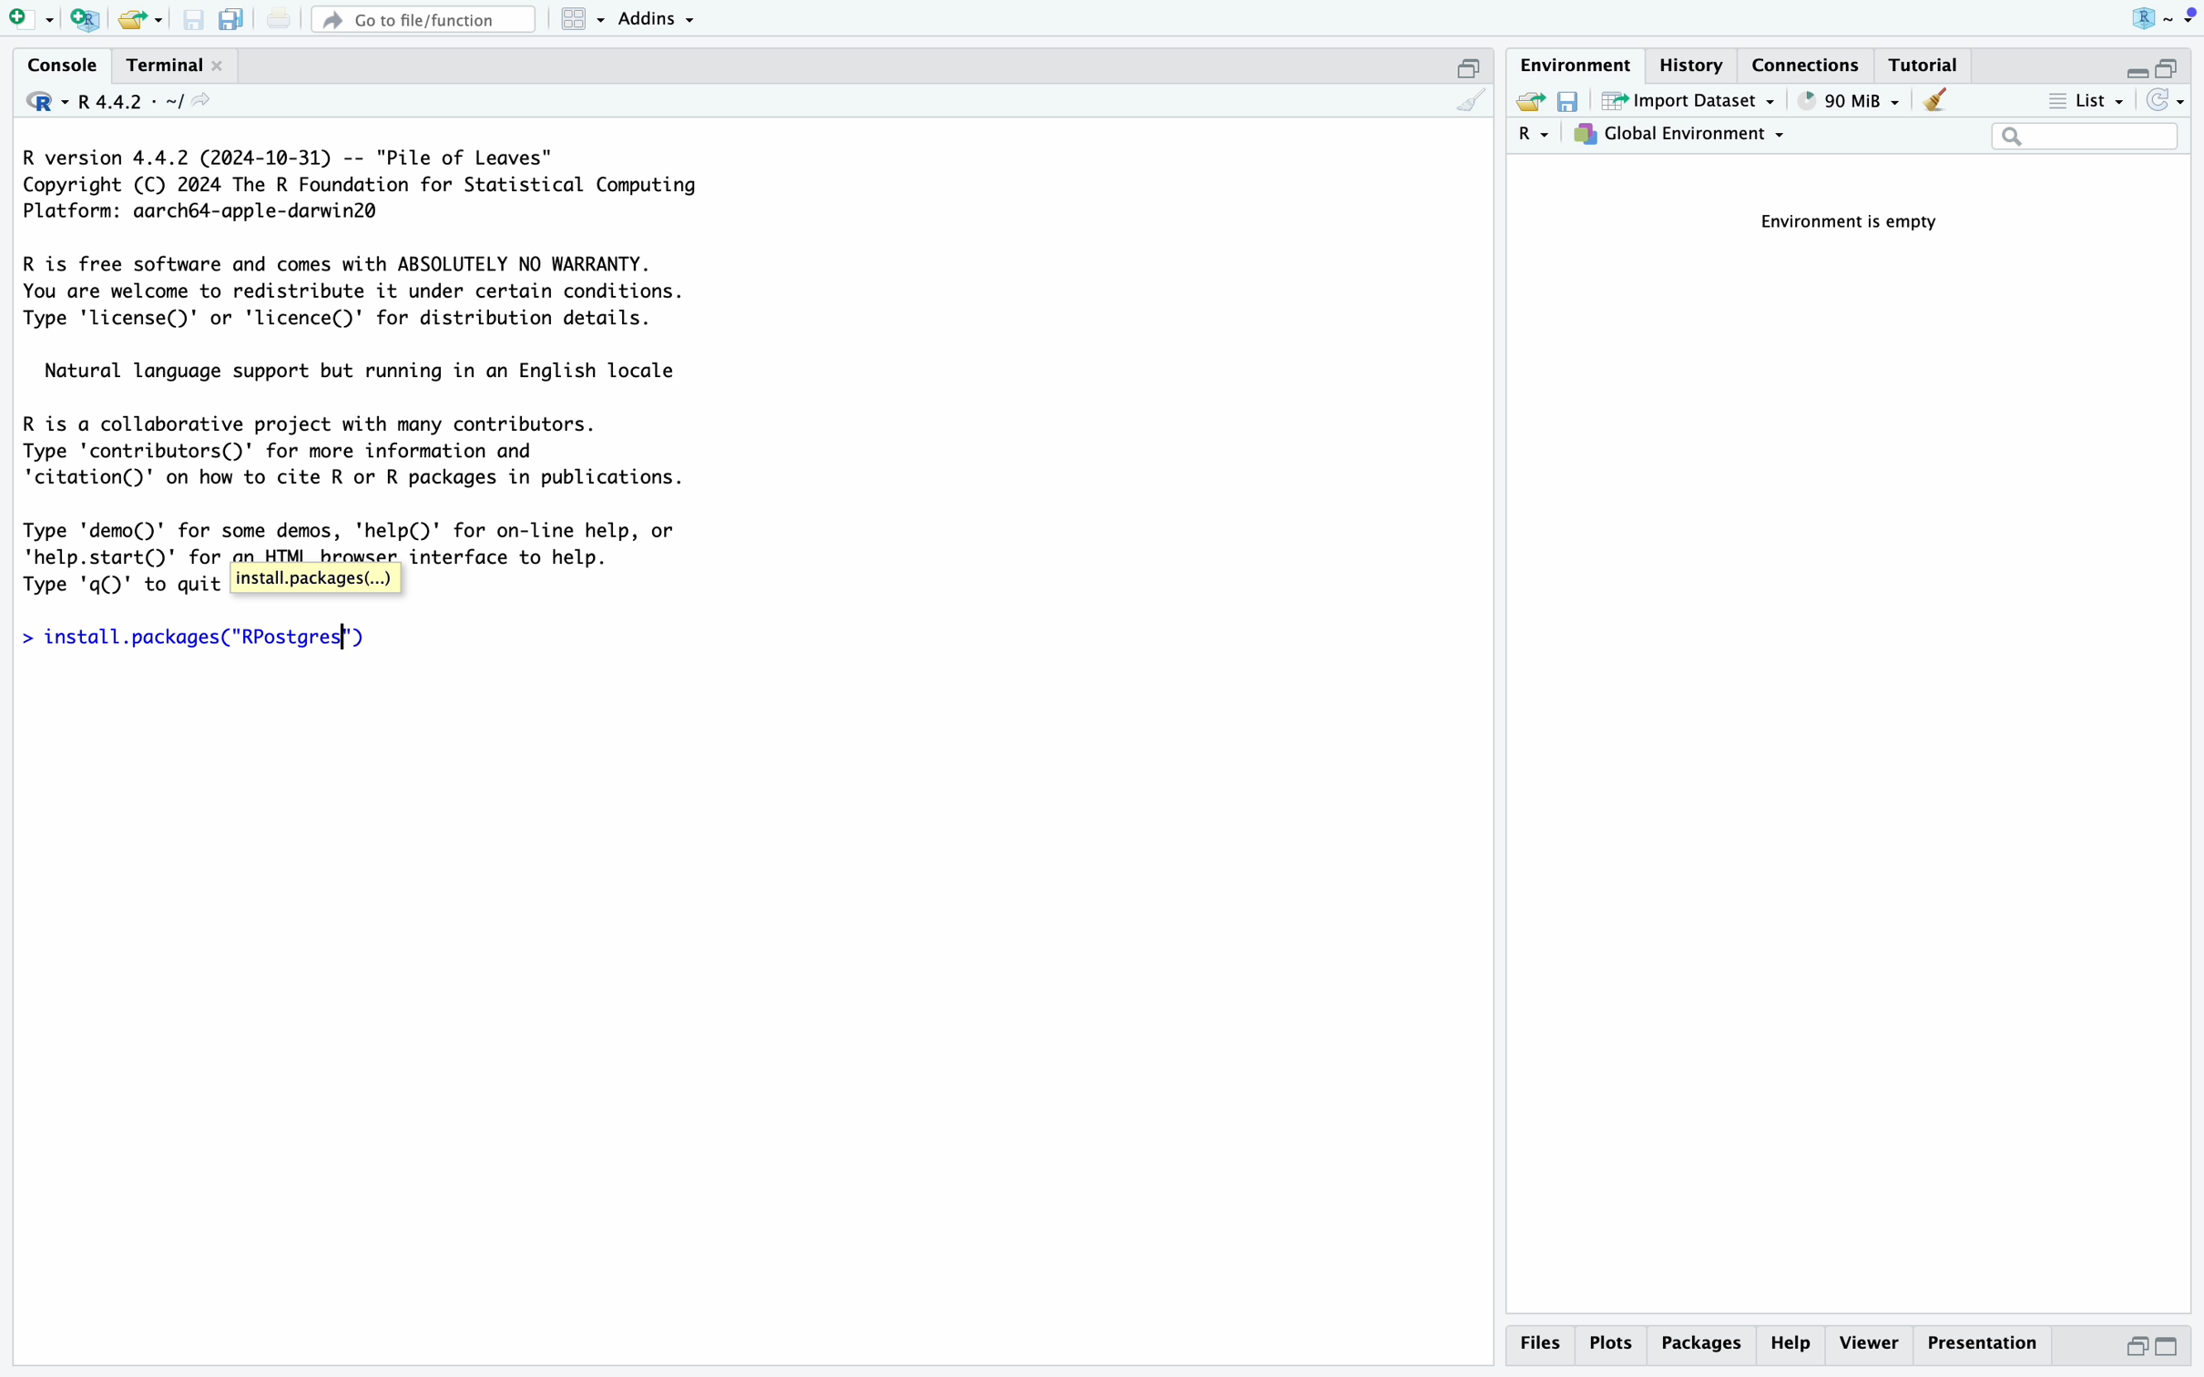 The width and height of the screenshot is (2204, 1377). I want to click on prompt cursor, so click(18, 640).